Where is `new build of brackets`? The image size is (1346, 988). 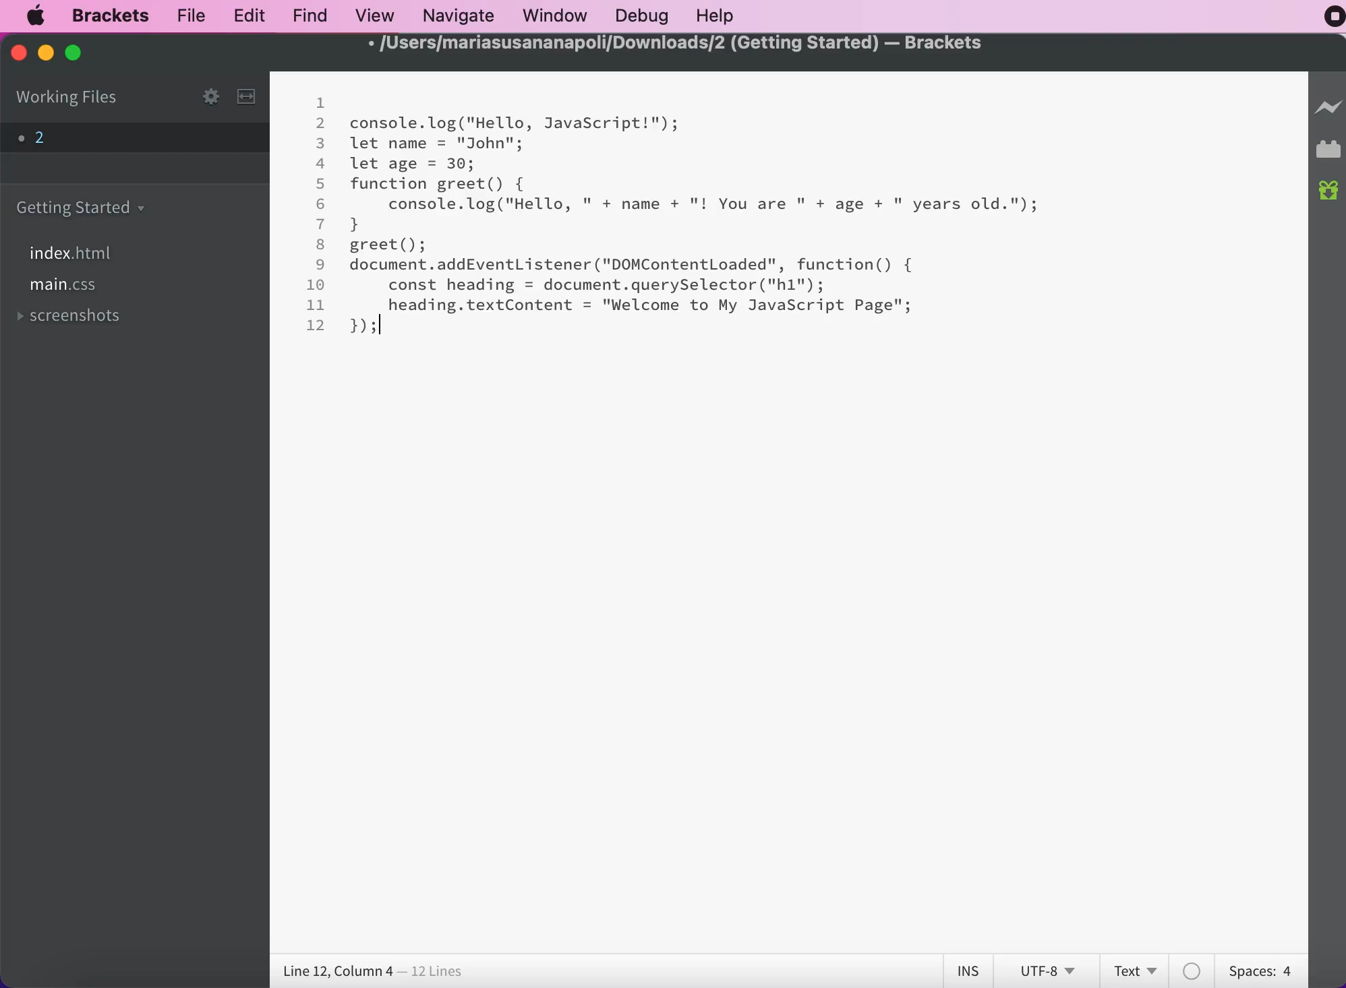 new build of brackets is located at coordinates (1328, 194).